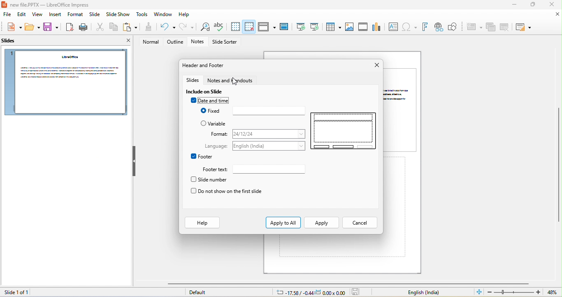 This screenshot has width=562, height=297. I want to click on spelling, so click(219, 27).